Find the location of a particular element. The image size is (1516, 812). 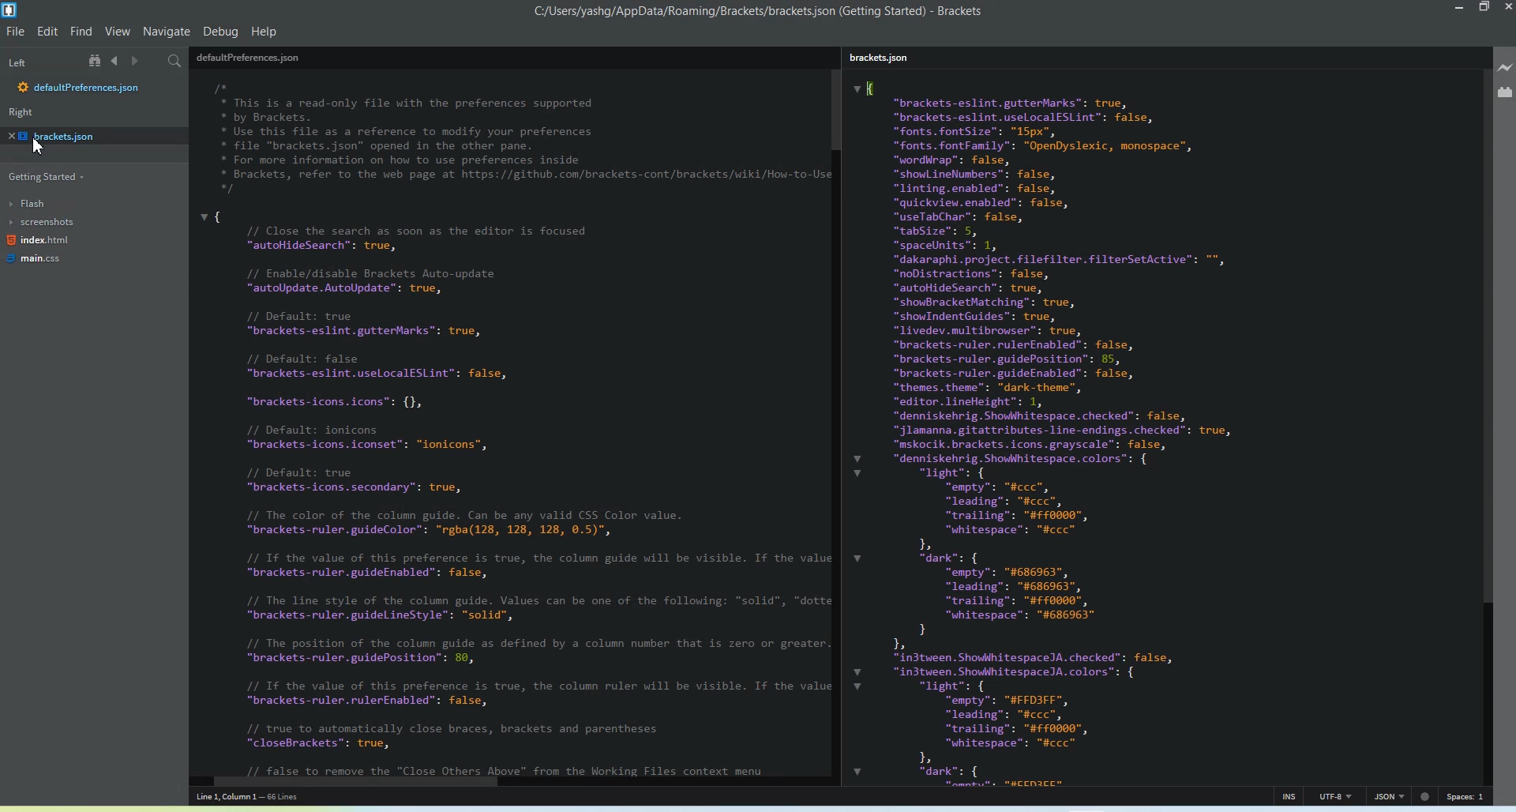

JSON is located at coordinates (1389, 795).